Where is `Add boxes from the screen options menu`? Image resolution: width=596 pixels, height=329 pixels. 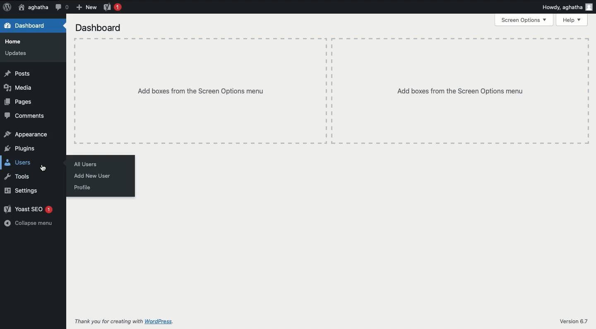 Add boxes from the screen options menu is located at coordinates (460, 91).